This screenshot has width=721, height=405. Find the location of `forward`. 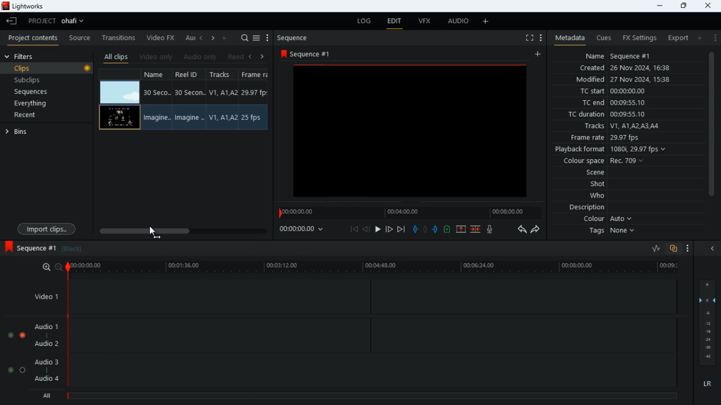

forward is located at coordinates (388, 229).